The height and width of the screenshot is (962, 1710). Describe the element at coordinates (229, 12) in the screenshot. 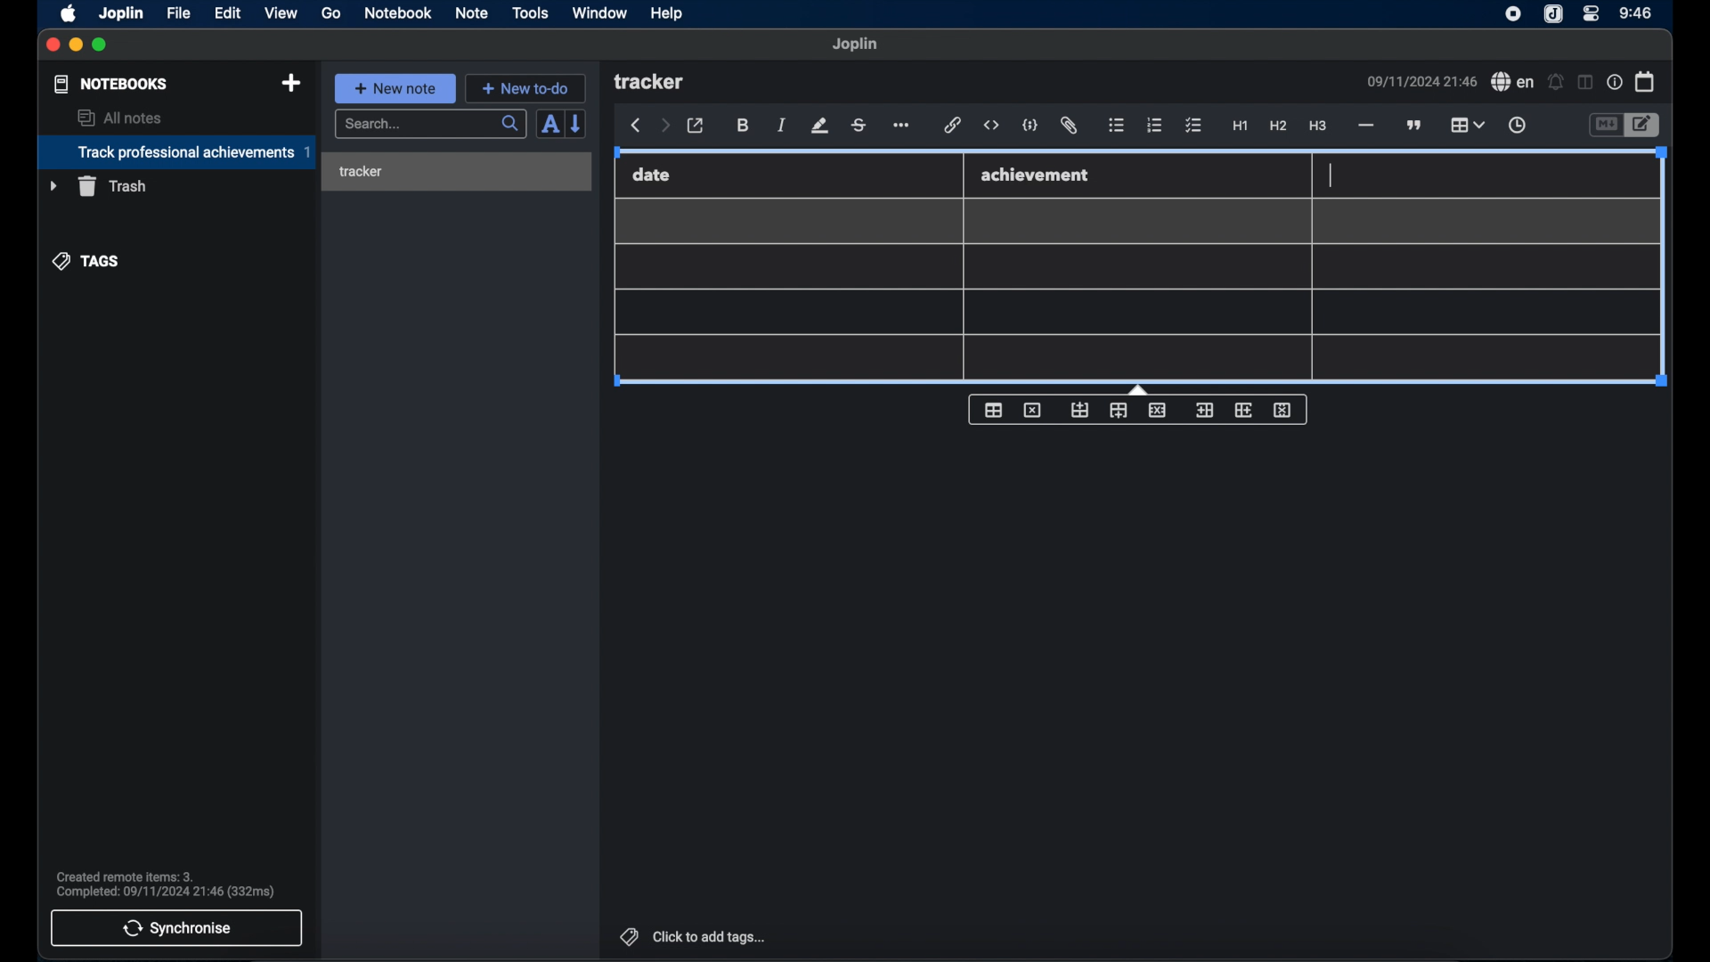

I see `edit` at that location.